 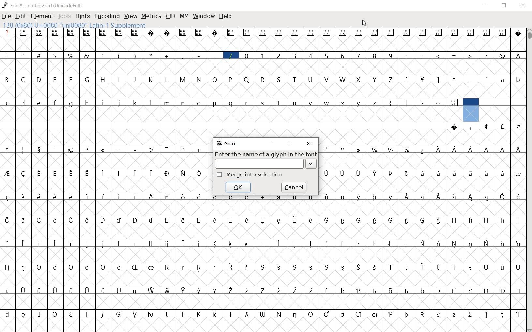 I want to click on Symbol, so click(x=503, y=266).